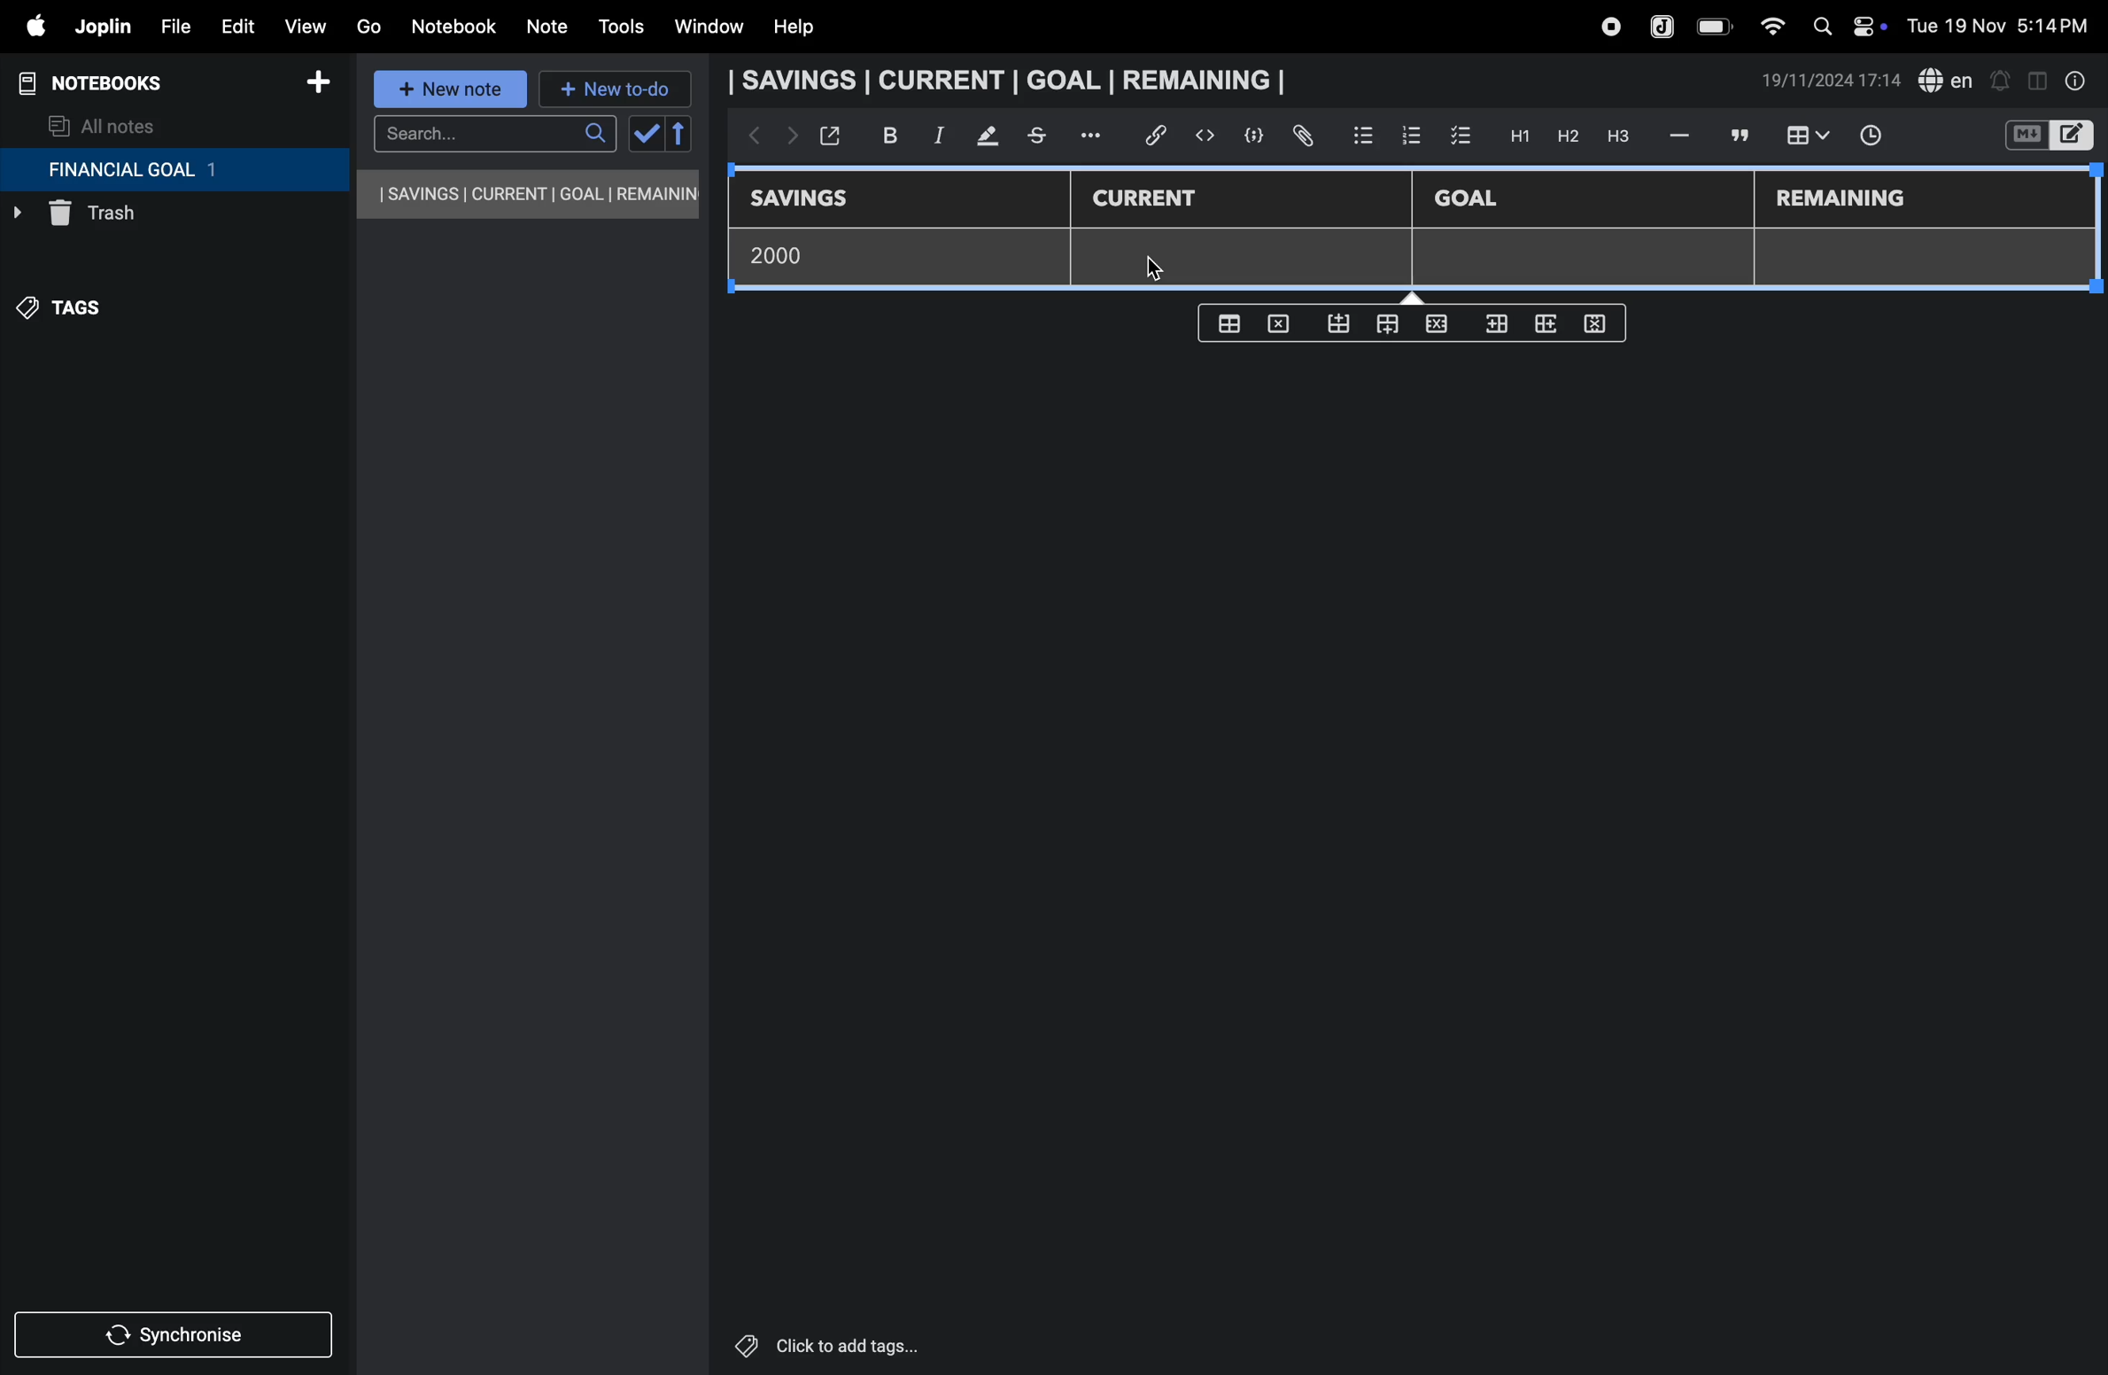  I want to click on H1, so click(1517, 136).